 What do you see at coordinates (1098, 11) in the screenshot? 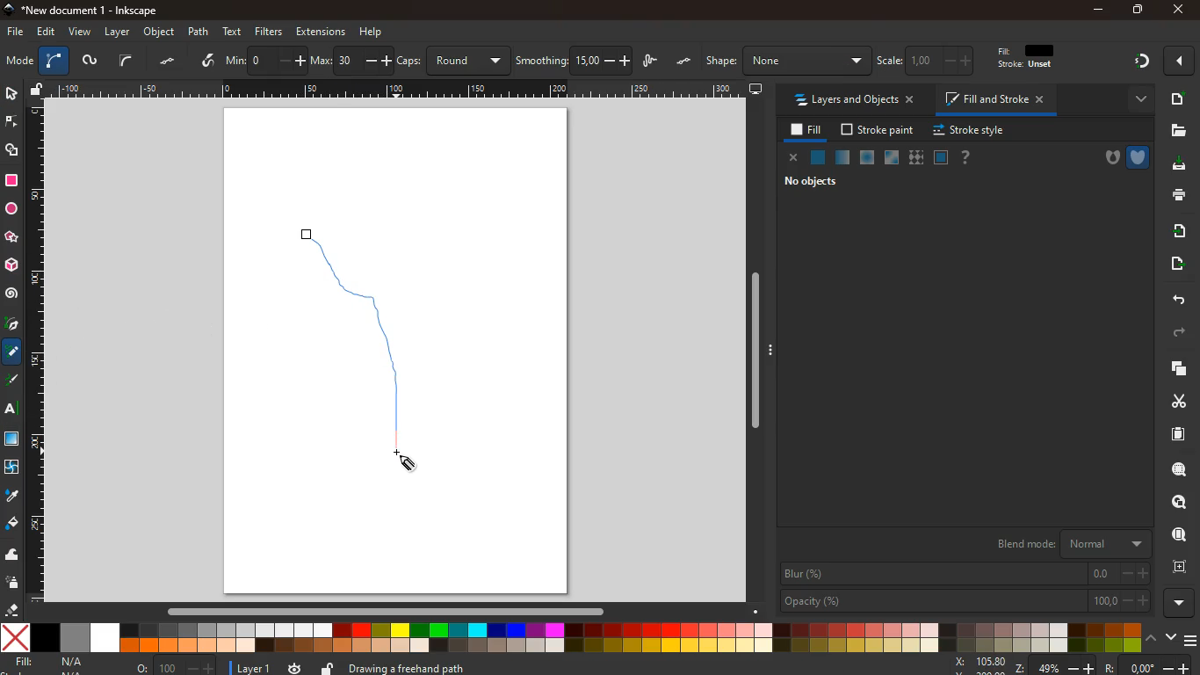
I see `minimize` at bounding box center [1098, 11].